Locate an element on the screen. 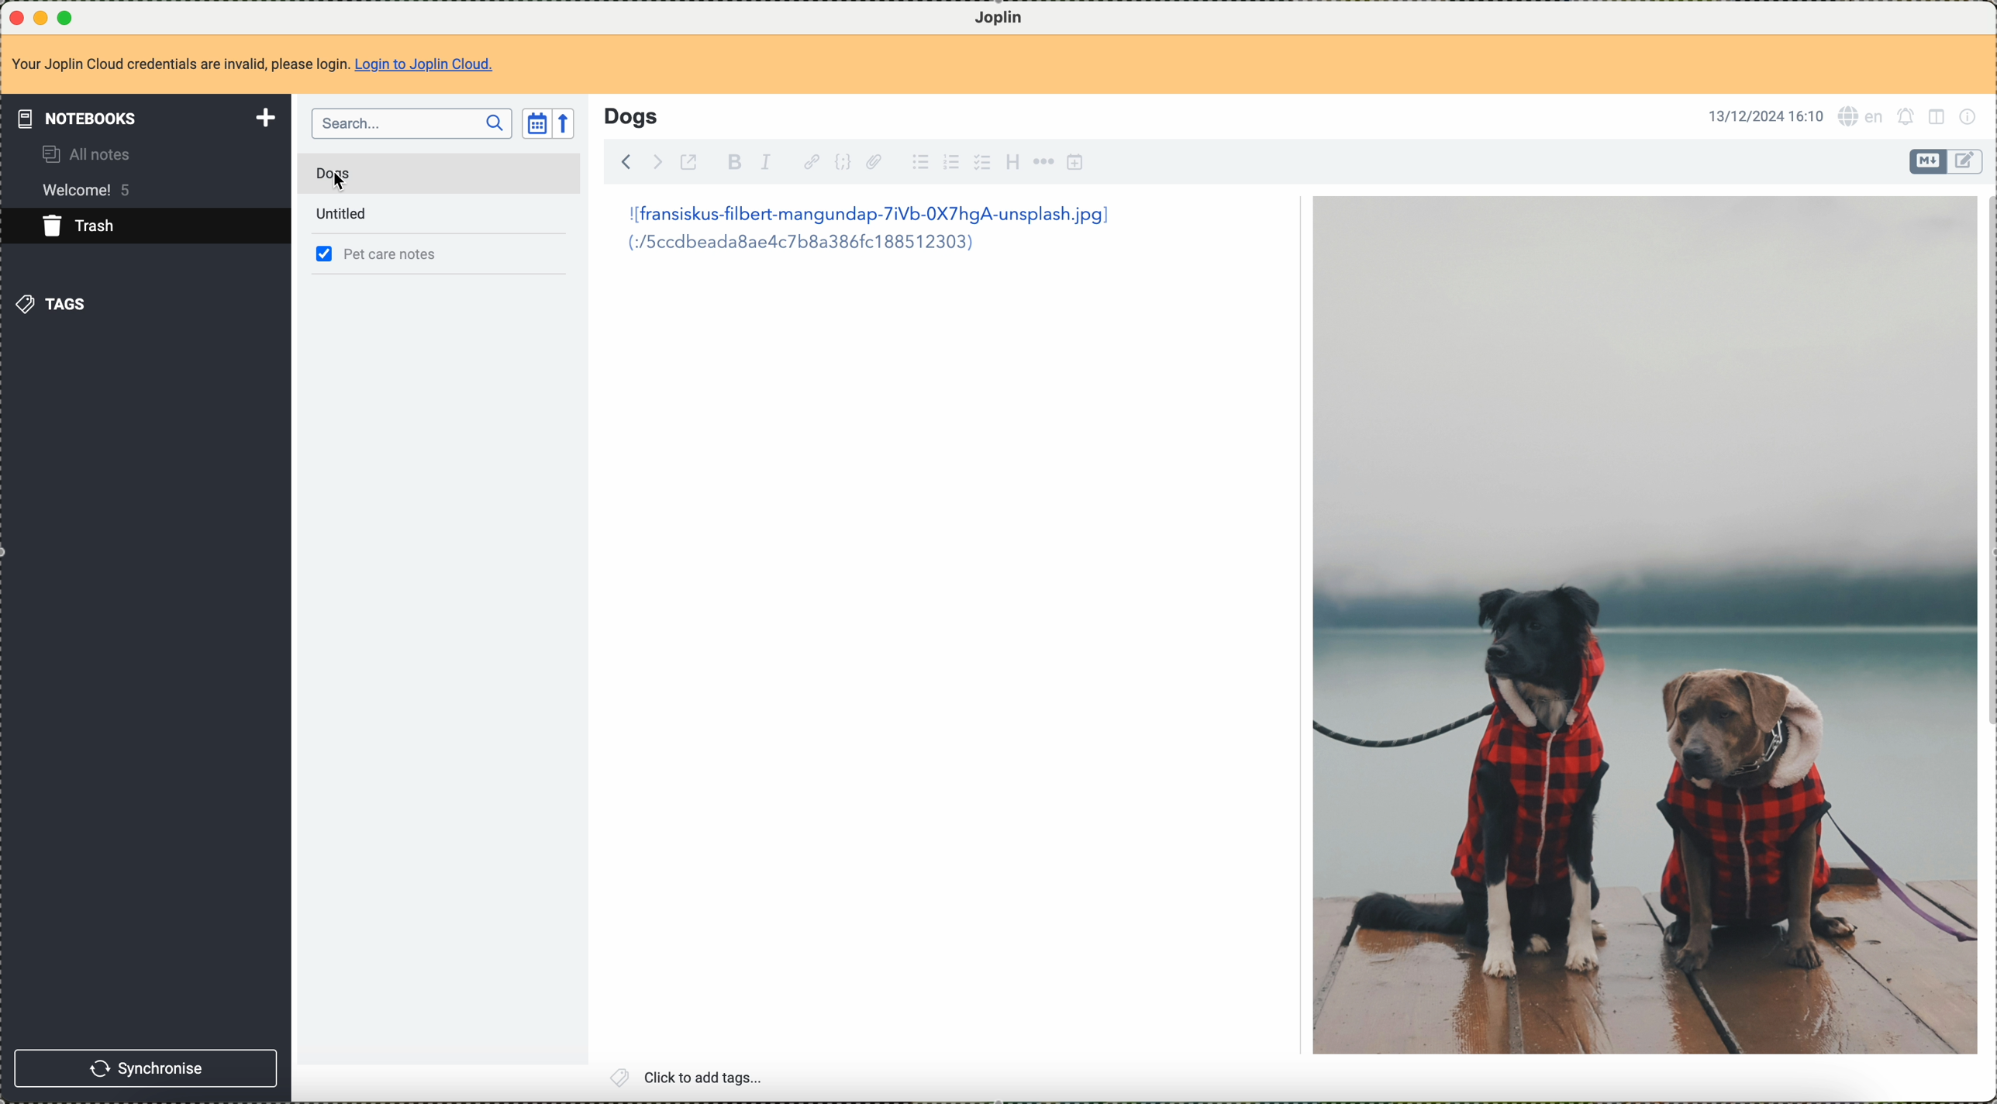  bulleted list is located at coordinates (919, 164).